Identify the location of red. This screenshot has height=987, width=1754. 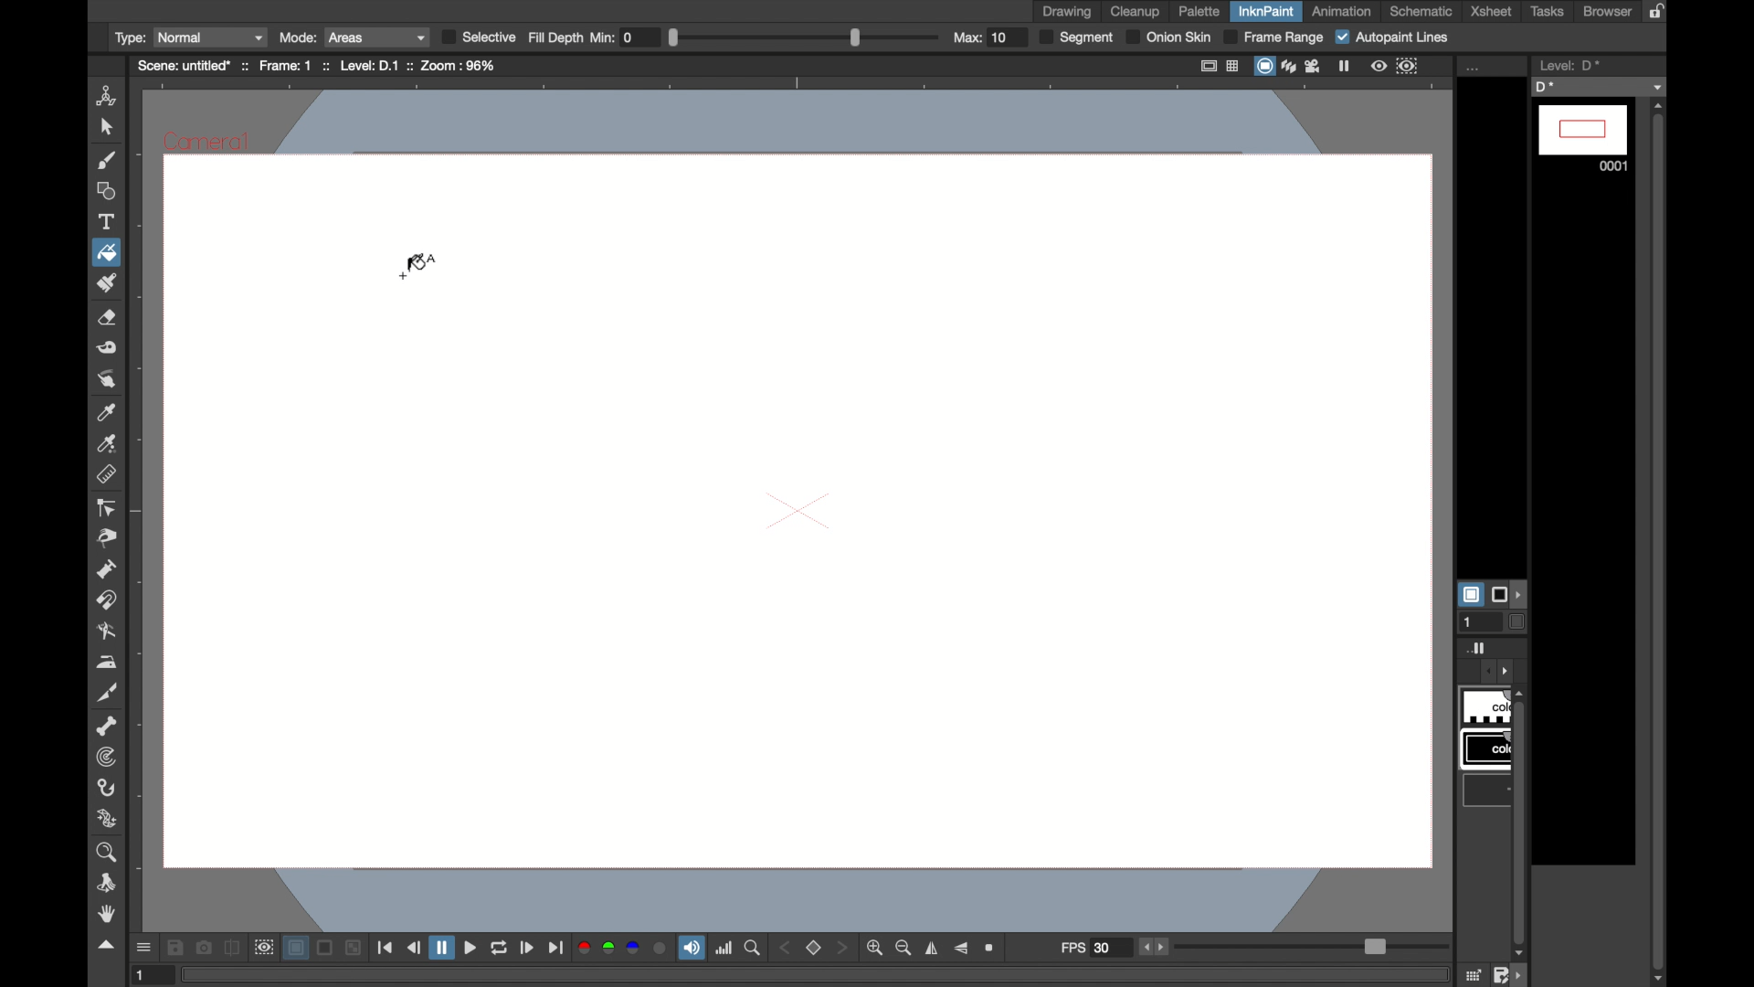
(580, 949).